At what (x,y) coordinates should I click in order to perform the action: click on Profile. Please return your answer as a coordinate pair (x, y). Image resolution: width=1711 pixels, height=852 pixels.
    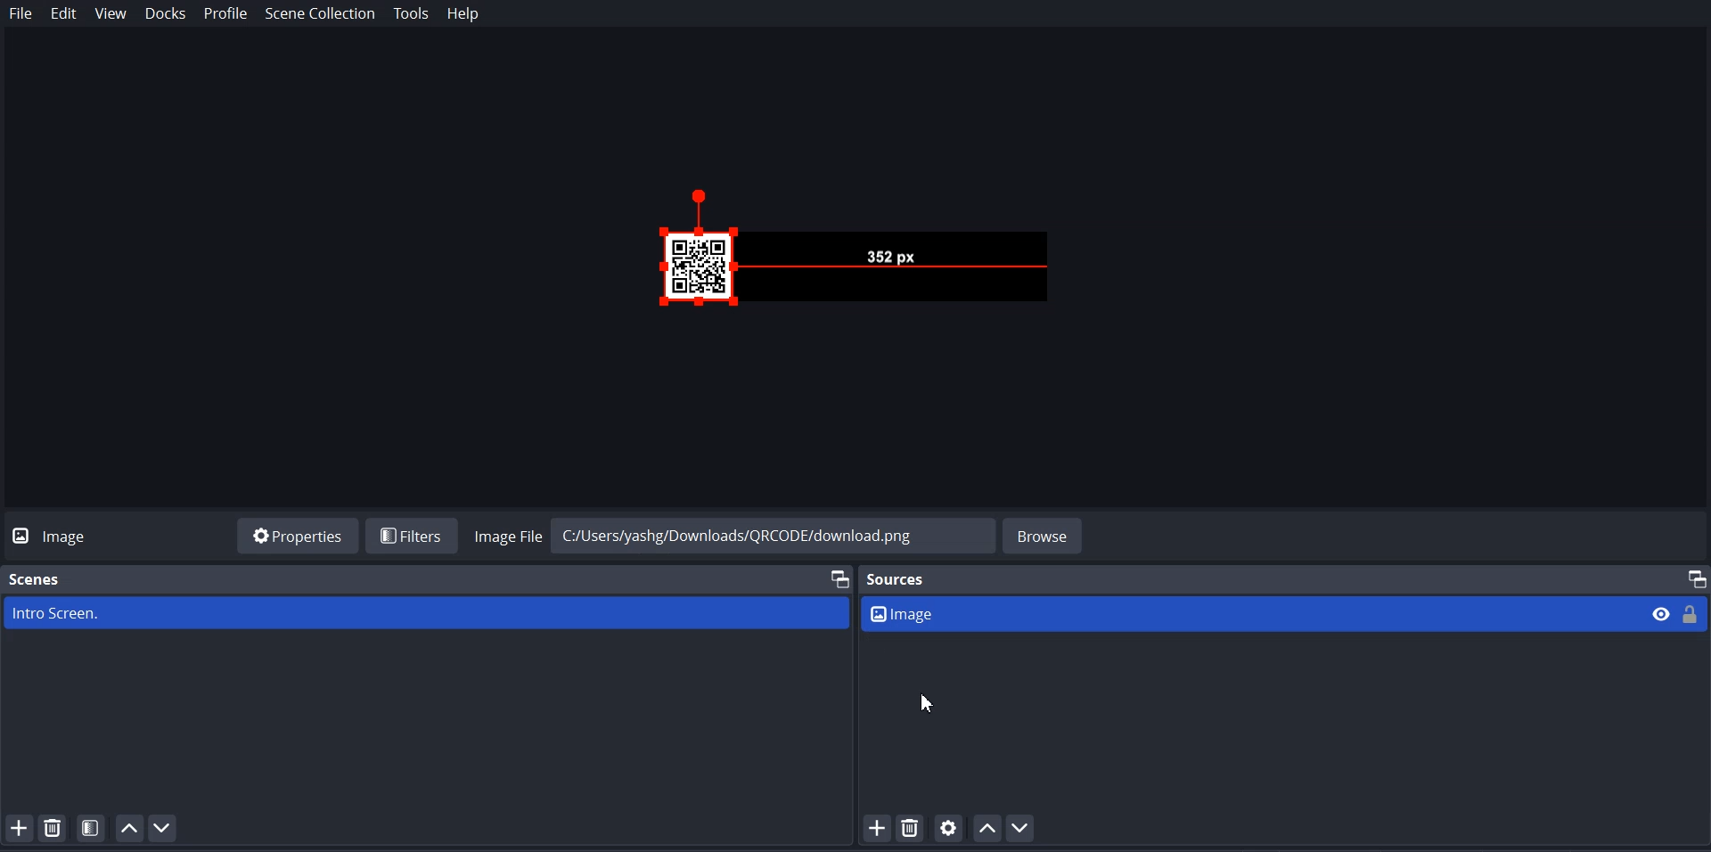
    Looking at the image, I should click on (225, 14).